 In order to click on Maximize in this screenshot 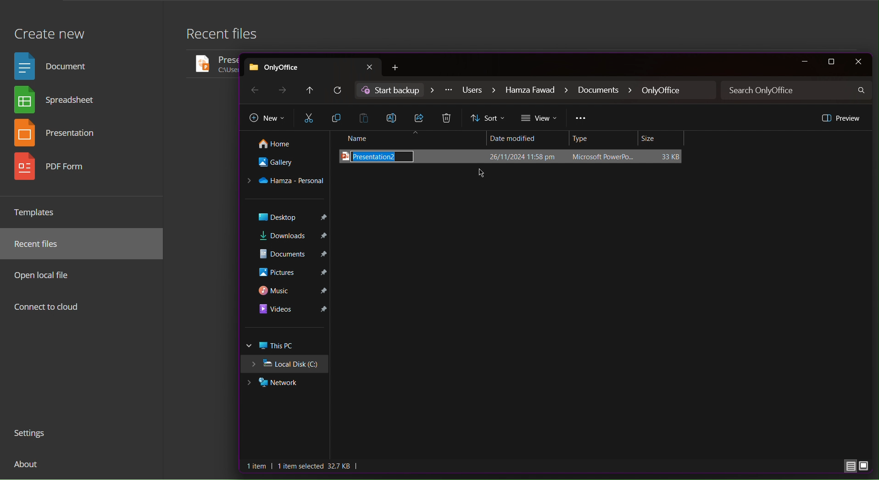, I will do `click(833, 62)`.